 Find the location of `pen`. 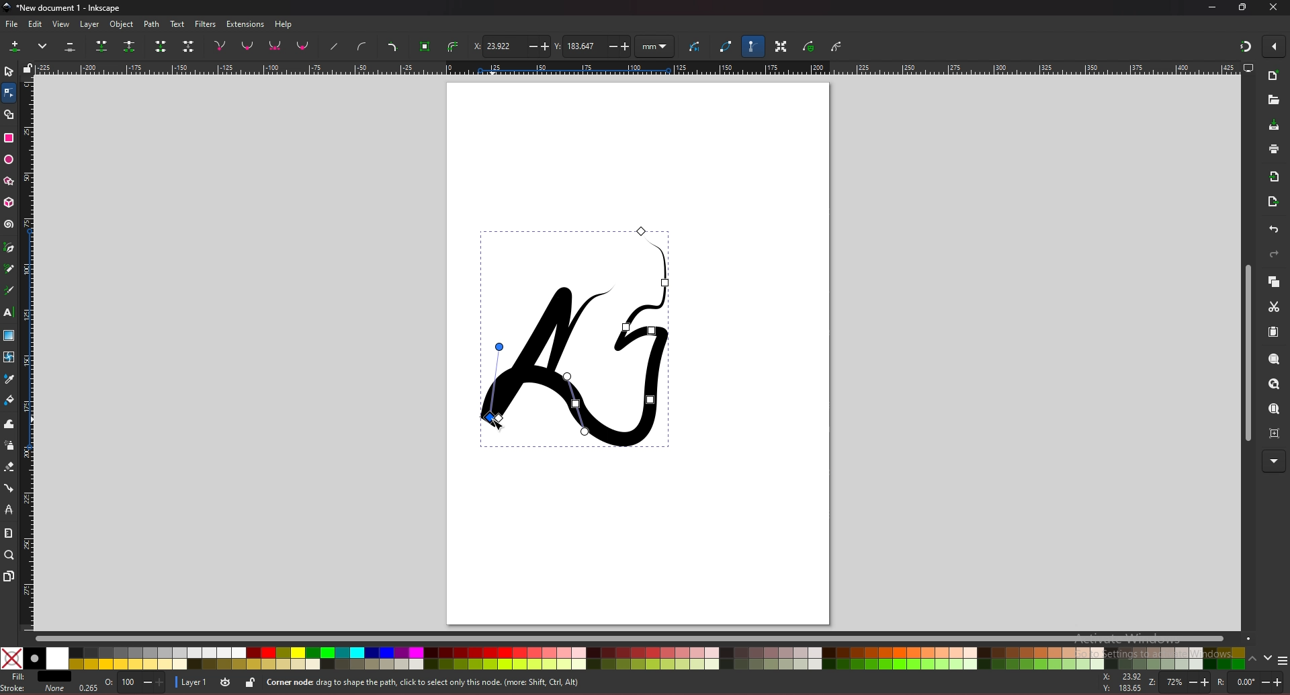

pen is located at coordinates (11, 247).